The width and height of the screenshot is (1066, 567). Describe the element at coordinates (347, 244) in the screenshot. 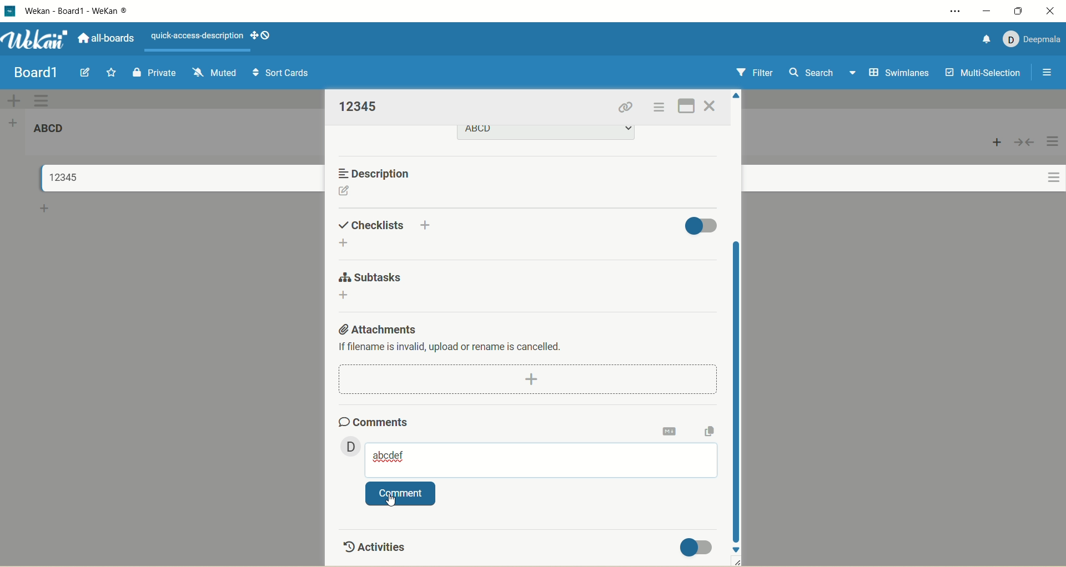

I see `add` at that location.